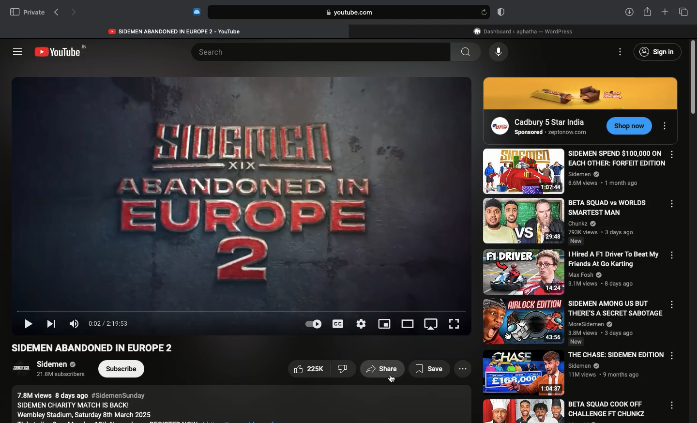 This screenshot has width=697, height=423. What do you see at coordinates (383, 369) in the screenshot?
I see `Share` at bounding box center [383, 369].